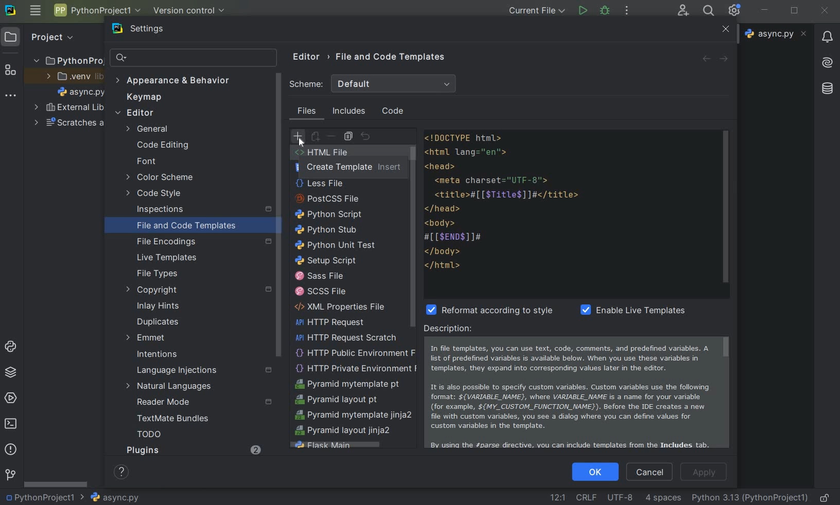 Image resolution: width=840 pixels, height=505 pixels. Describe the element at coordinates (621, 497) in the screenshot. I see `File Encoding` at that location.